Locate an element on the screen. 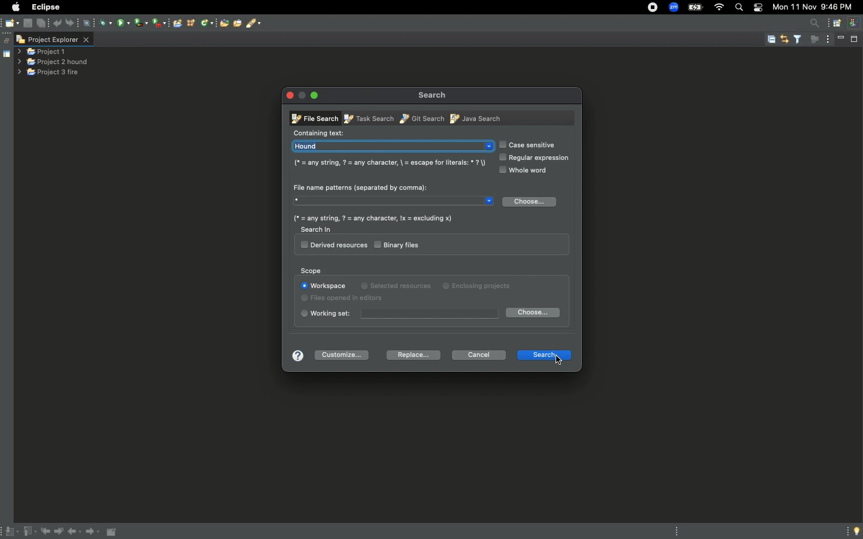 This screenshot has width=863, height=539. Git search is located at coordinates (420, 118).